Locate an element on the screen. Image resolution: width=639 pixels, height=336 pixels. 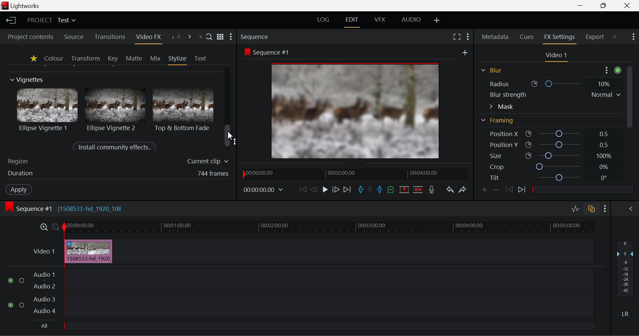
Tilt is located at coordinates (549, 178).